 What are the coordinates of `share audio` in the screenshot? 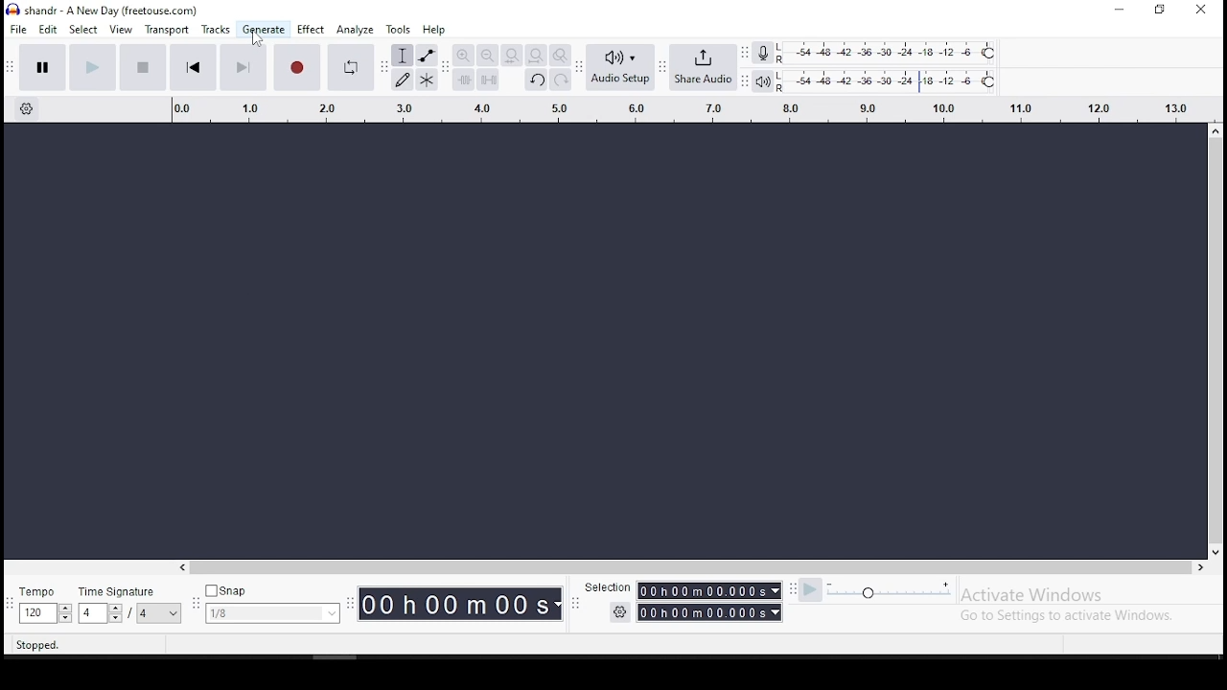 It's located at (703, 66).